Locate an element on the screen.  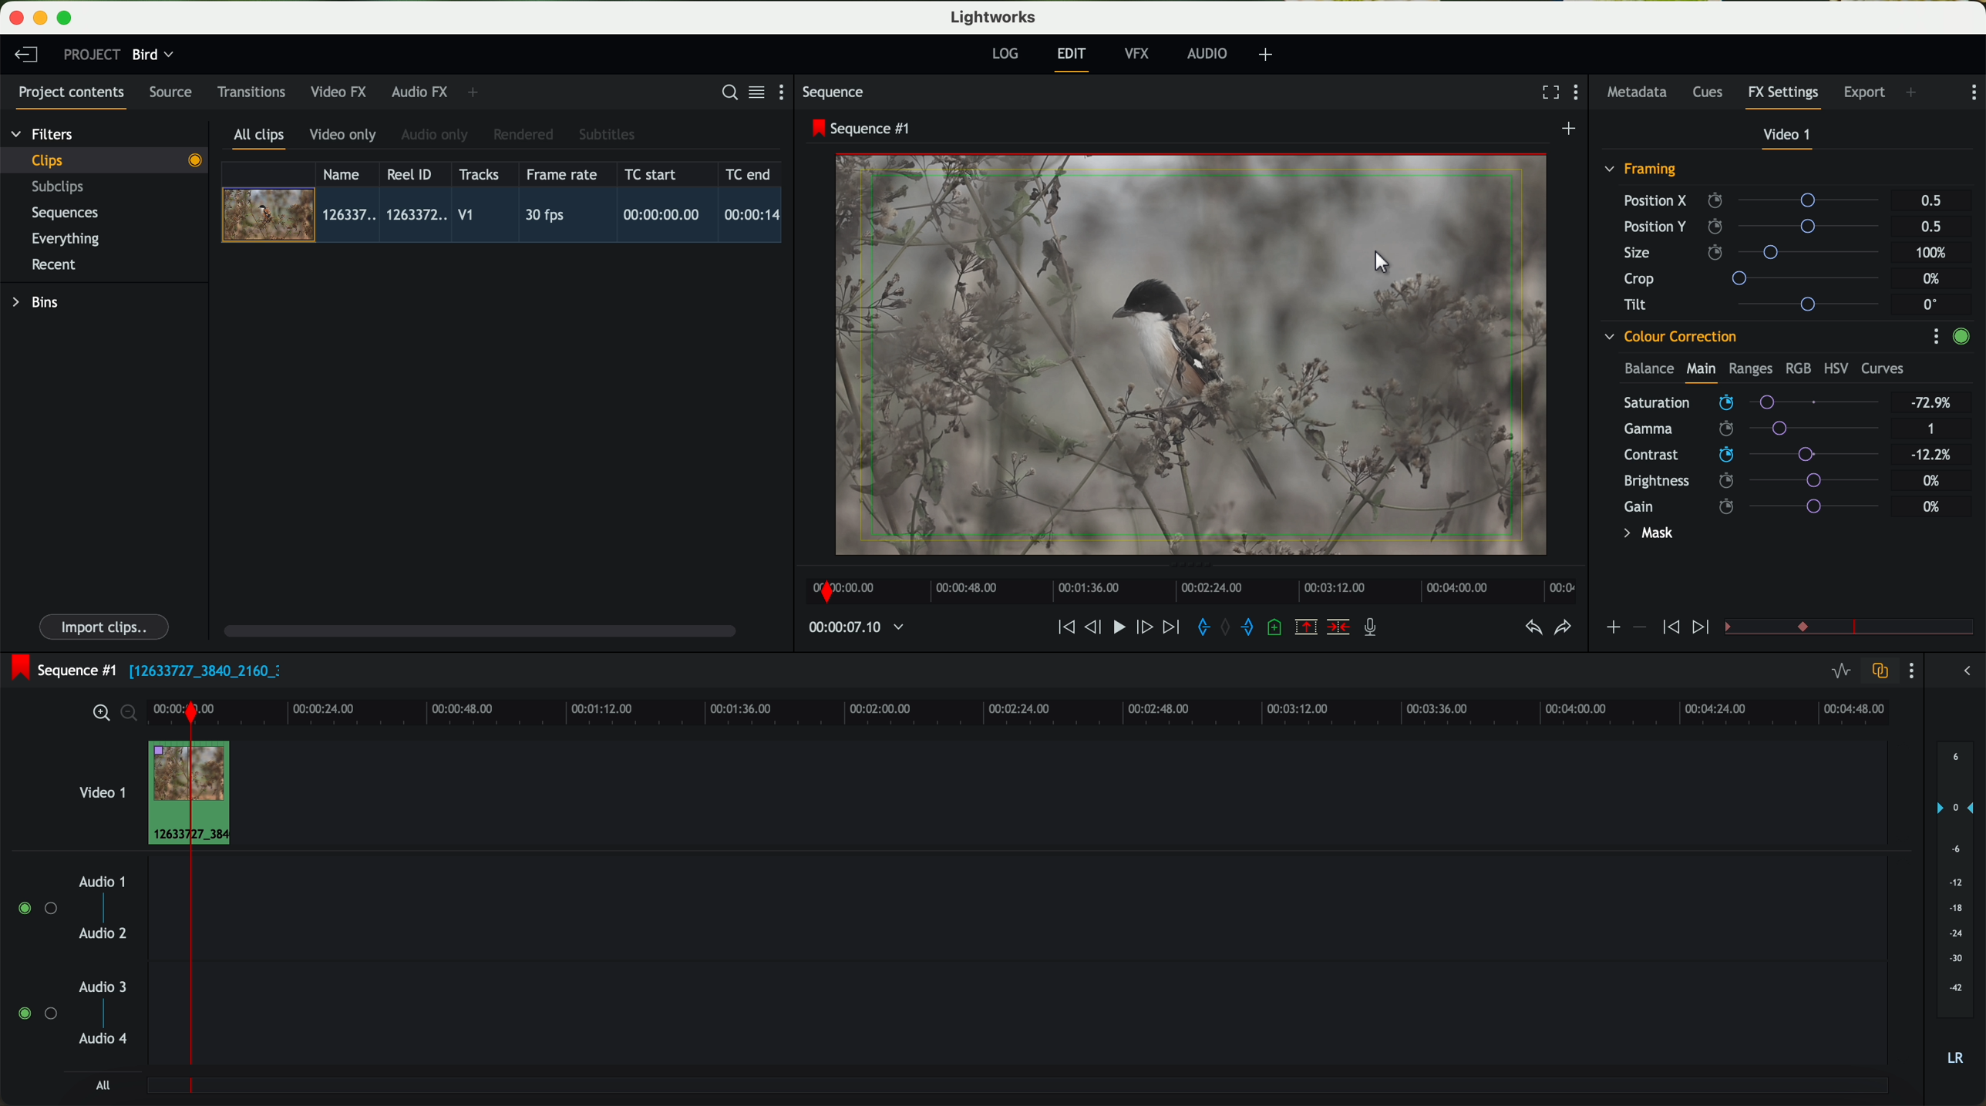
enable audio is located at coordinates (36, 1013).